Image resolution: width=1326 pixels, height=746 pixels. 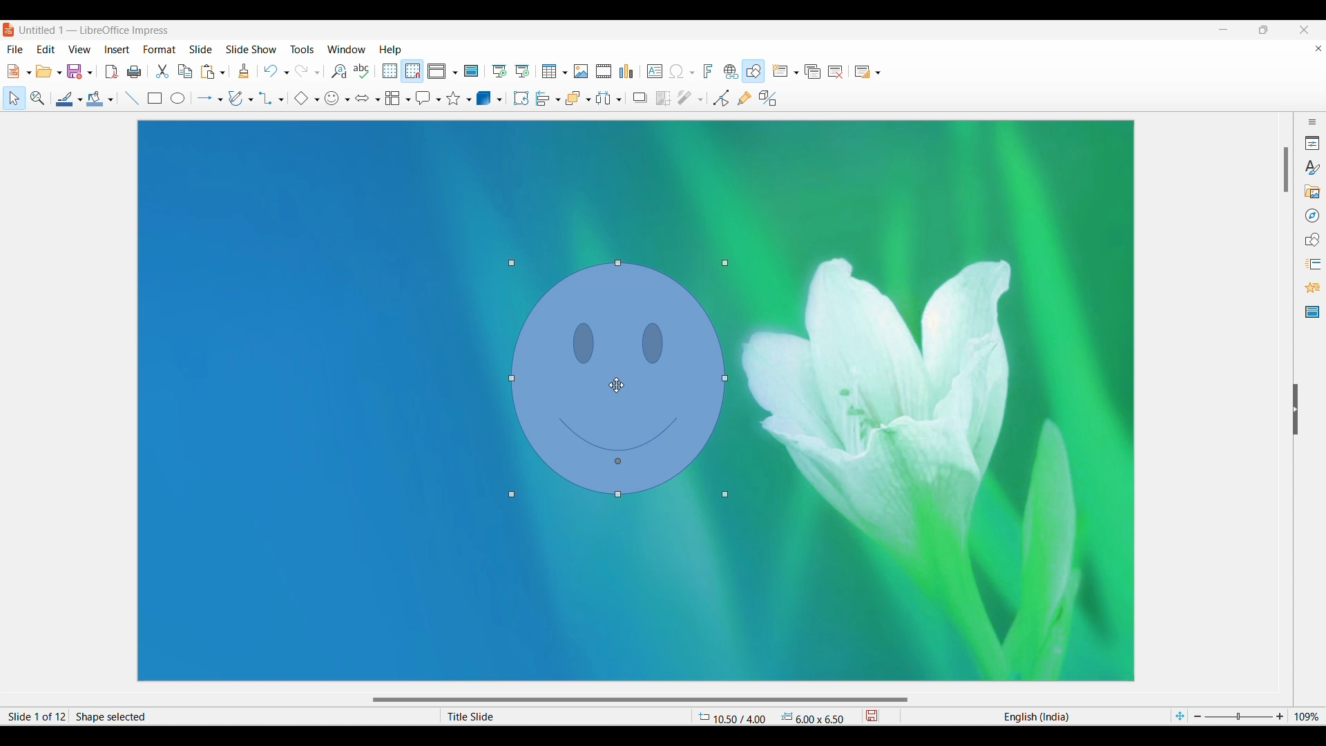 I want to click on Animation, so click(x=1313, y=287).